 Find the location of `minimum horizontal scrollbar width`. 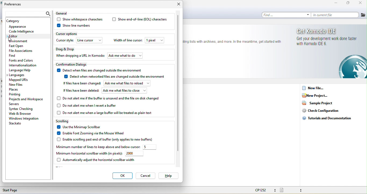

minimum horizontal scrollbar width is located at coordinates (88, 154).